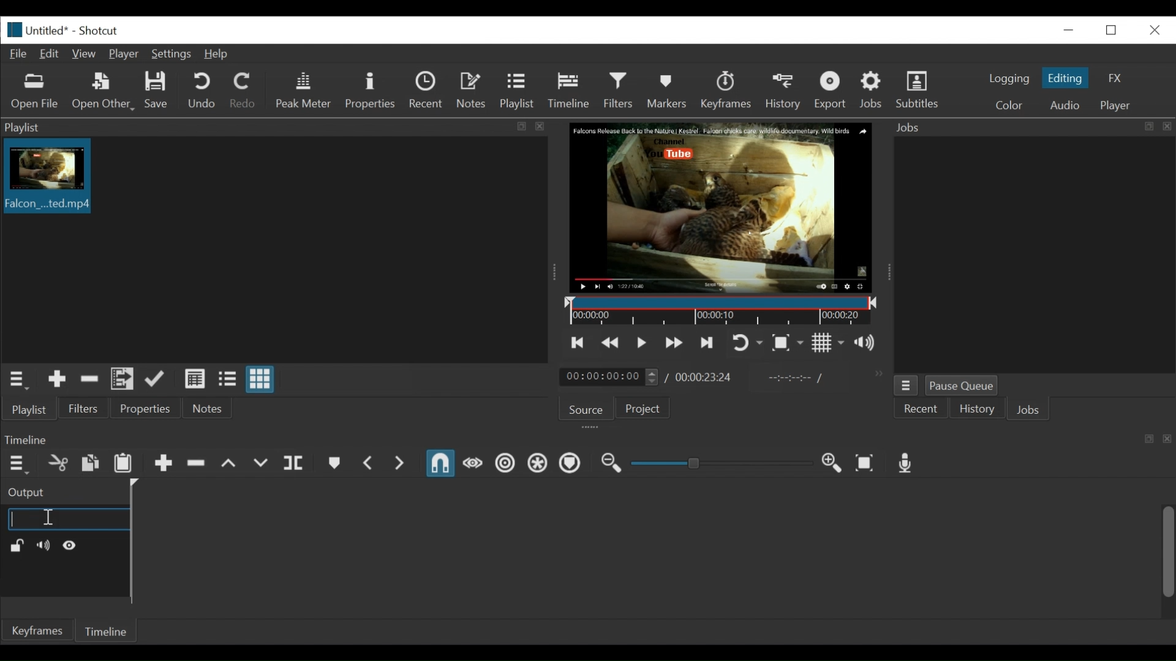  What do you see at coordinates (101, 91) in the screenshot?
I see `Open Other` at bounding box center [101, 91].